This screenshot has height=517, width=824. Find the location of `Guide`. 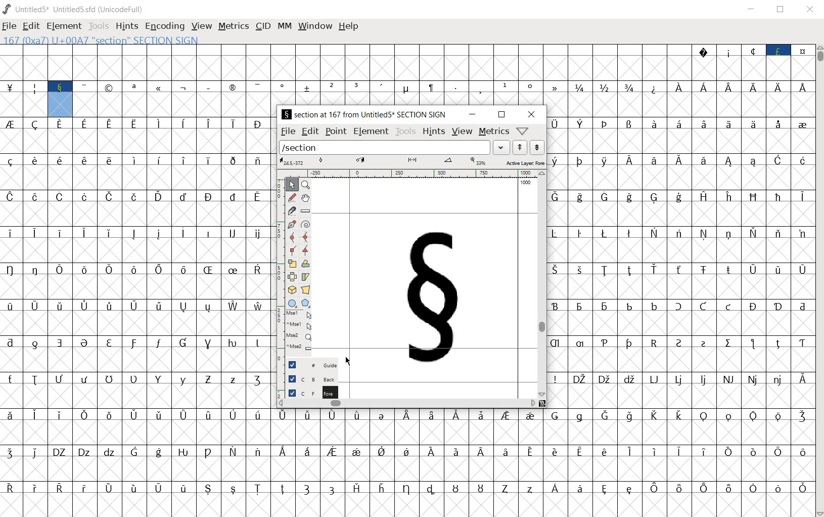

Guide is located at coordinates (311, 365).